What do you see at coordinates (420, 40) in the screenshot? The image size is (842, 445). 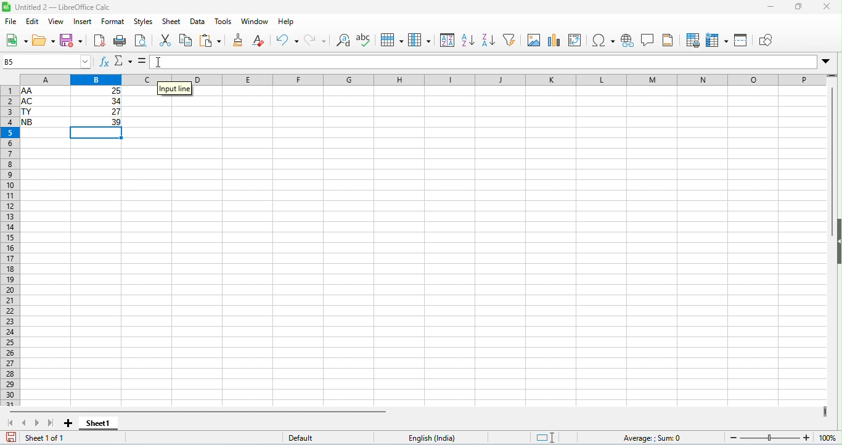 I see `column` at bounding box center [420, 40].